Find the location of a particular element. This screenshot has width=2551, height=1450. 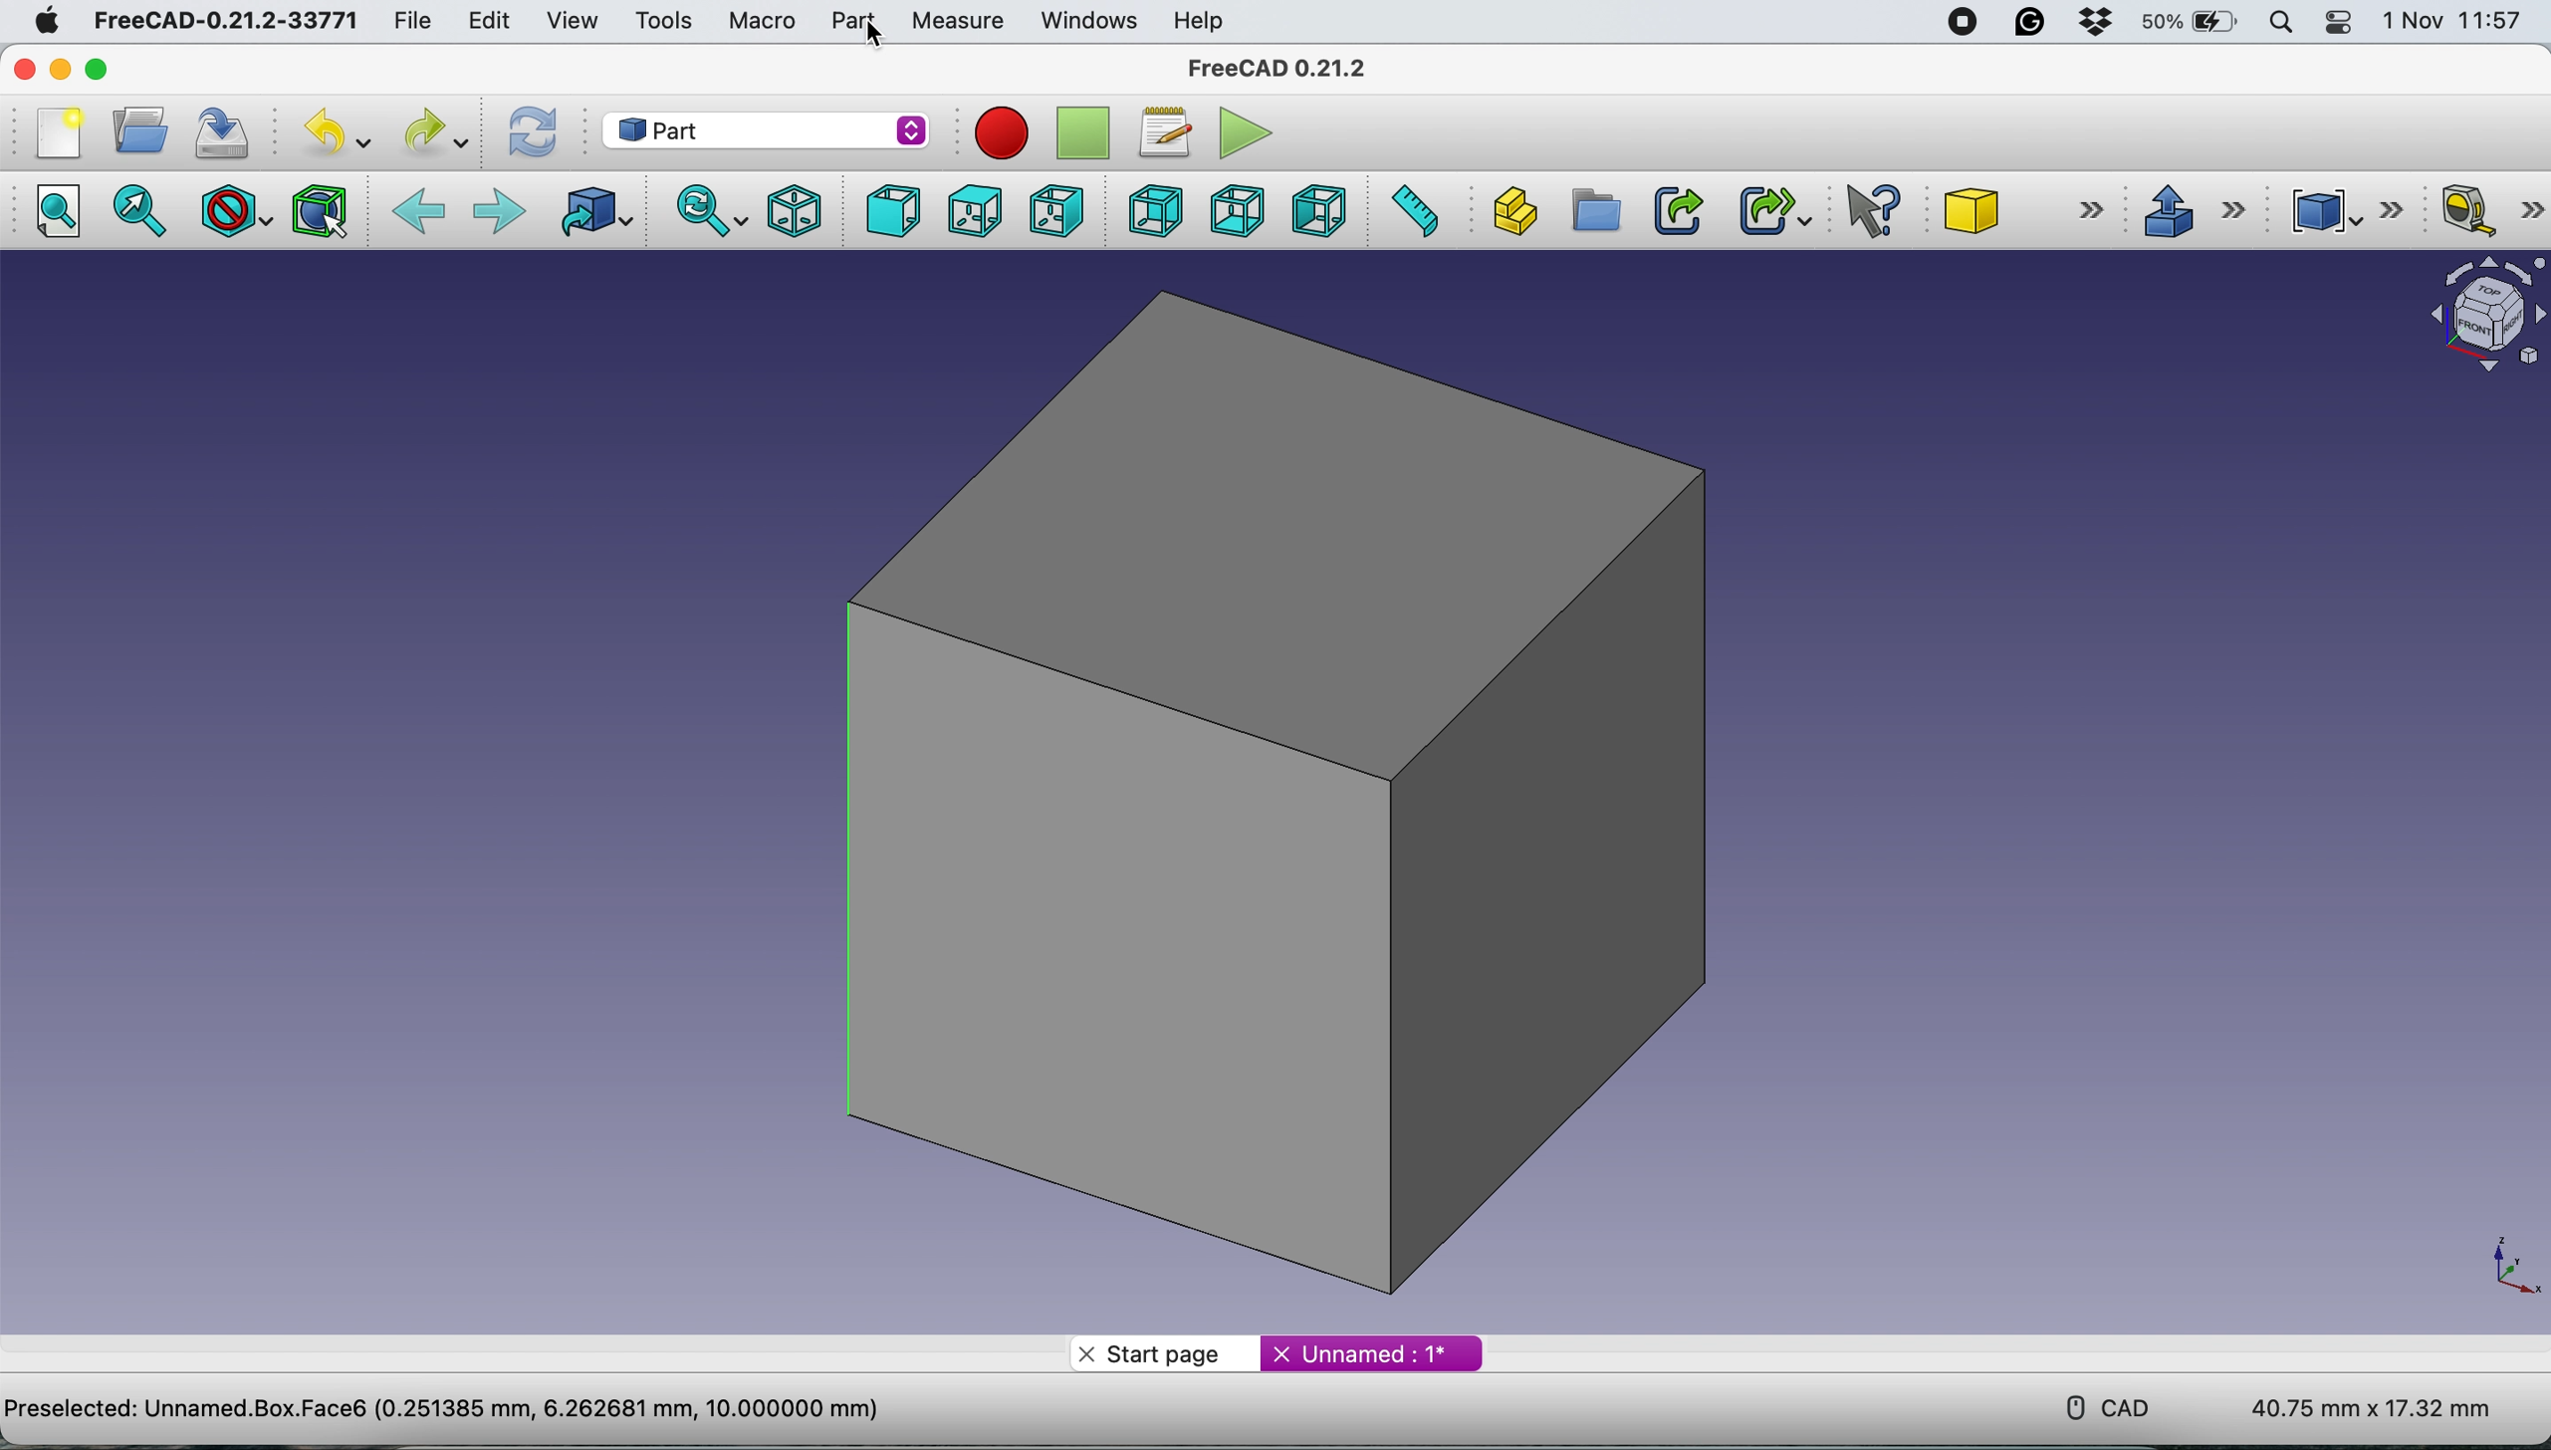

open is located at coordinates (136, 131).